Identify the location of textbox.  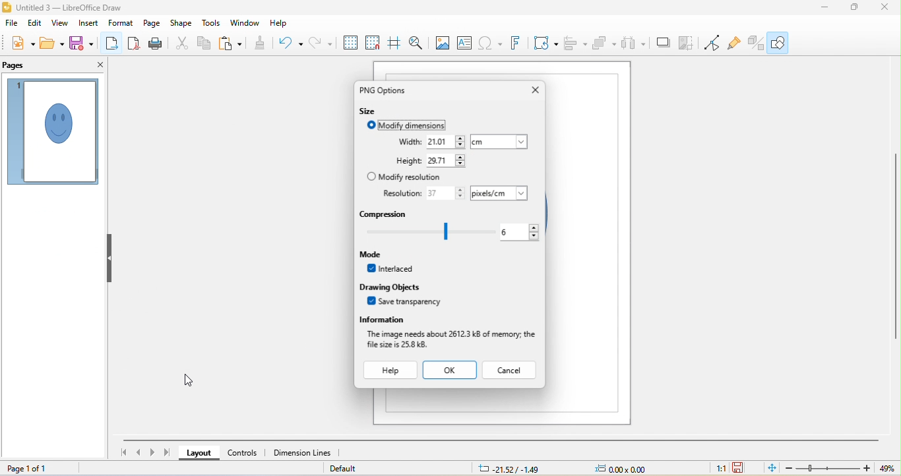
(464, 44).